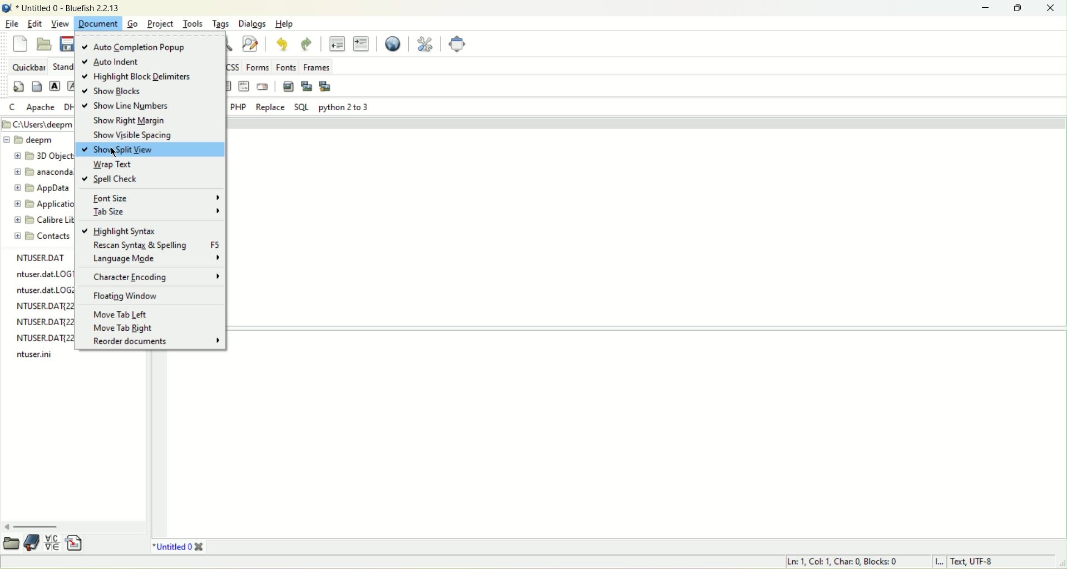 The height and width of the screenshot is (569, 1067). I want to click on cursor, so click(115, 153).